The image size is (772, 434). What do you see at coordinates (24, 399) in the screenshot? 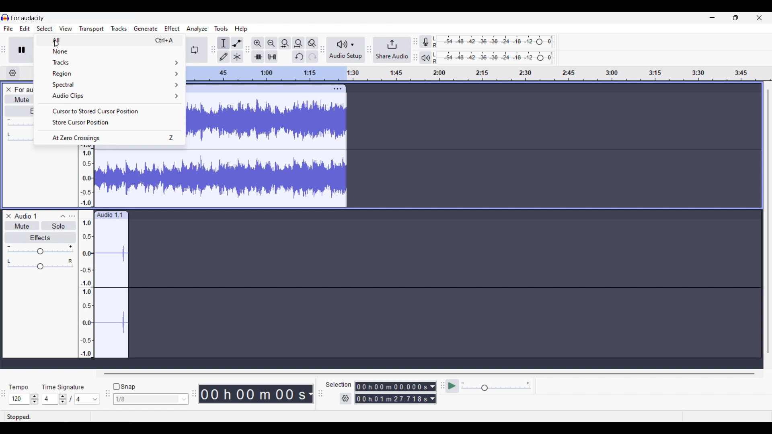
I see `Tempo settings` at bounding box center [24, 399].